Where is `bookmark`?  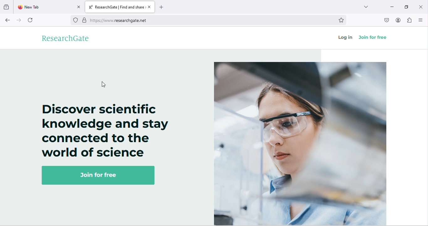 bookmark is located at coordinates (342, 20).